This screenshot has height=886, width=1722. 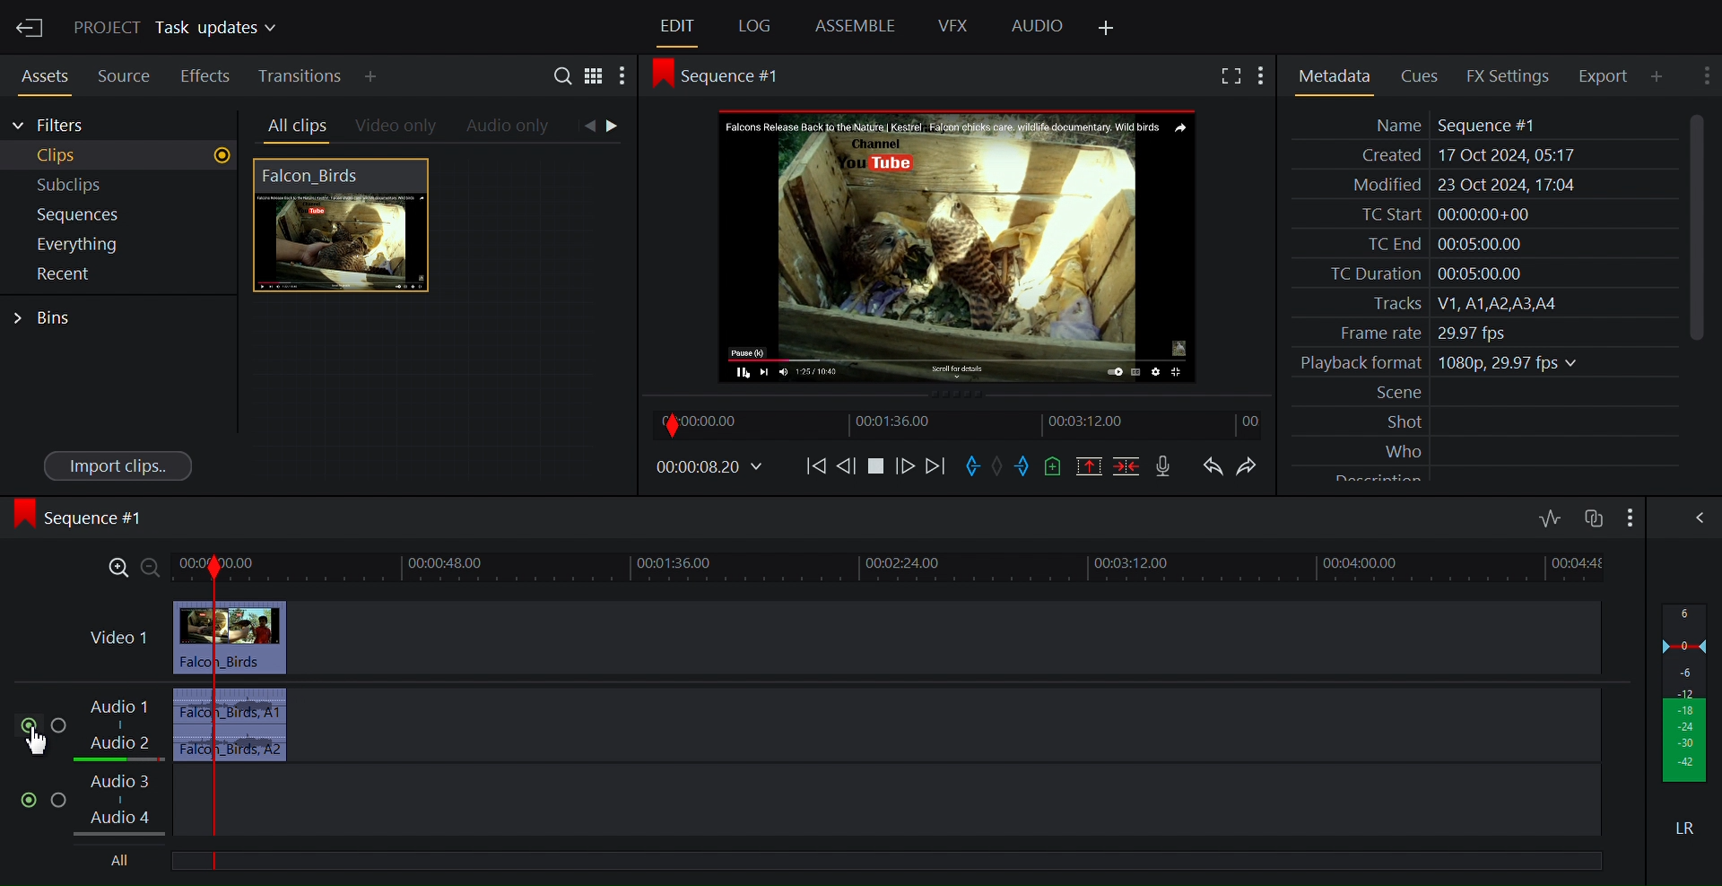 What do you see at coordinates (941, 569) in the screenshot?
I see `timeline` at bounding box center [941, 569].